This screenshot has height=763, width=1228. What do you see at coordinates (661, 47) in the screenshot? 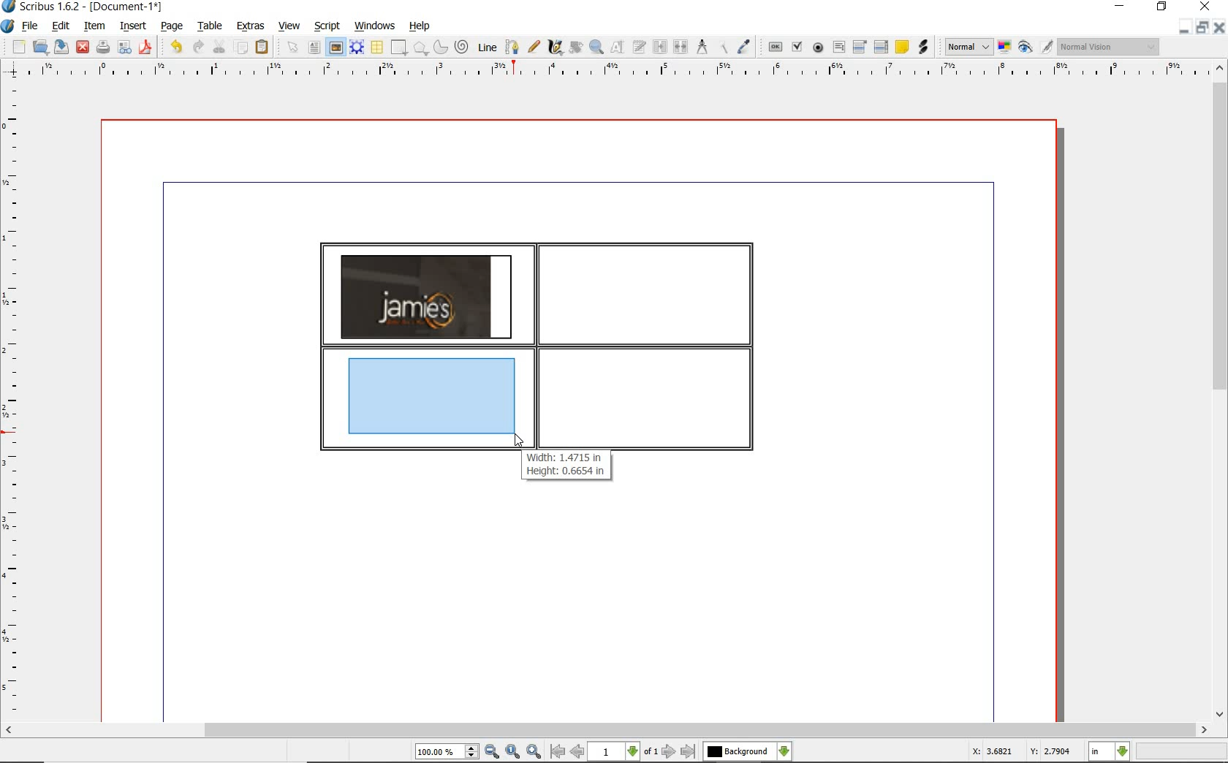
I see `link text frames` at bounding box center [661, 47].